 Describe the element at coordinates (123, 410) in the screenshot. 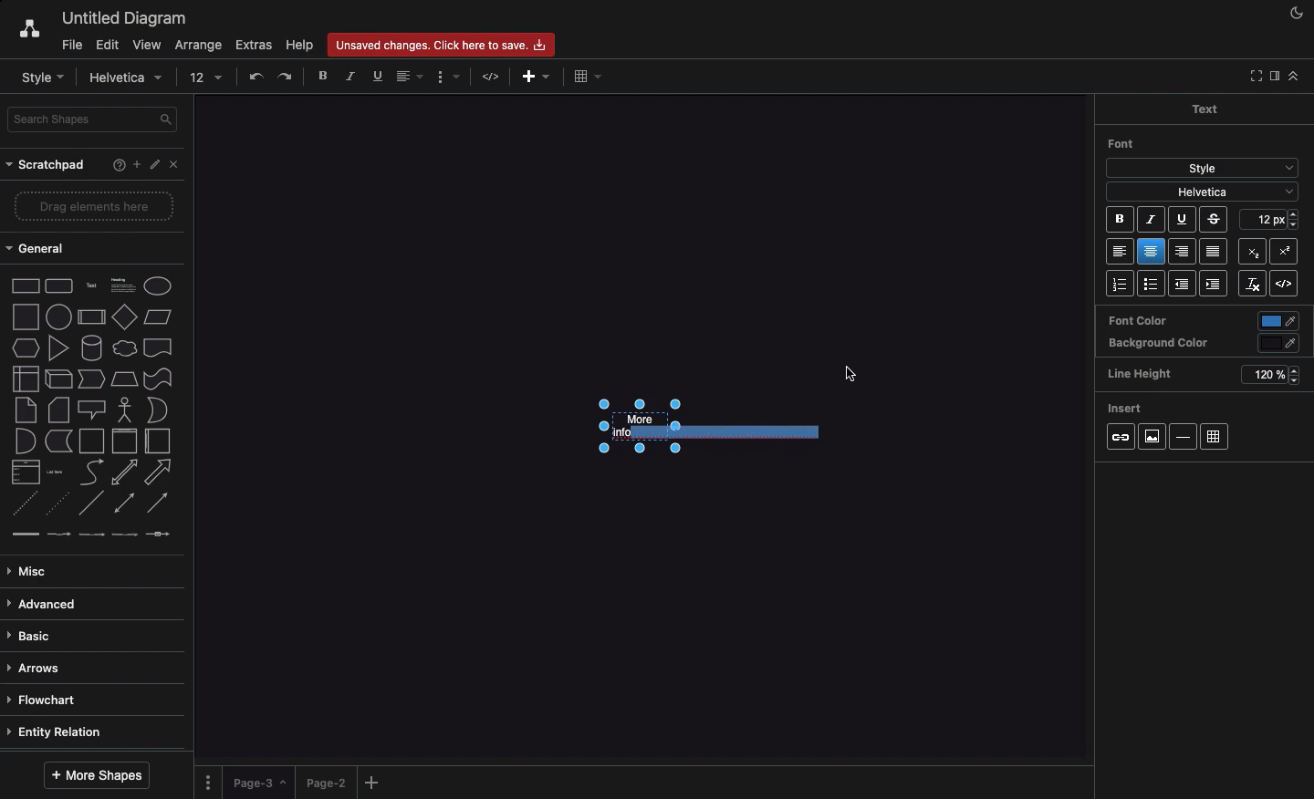

I see `actor` at that location.